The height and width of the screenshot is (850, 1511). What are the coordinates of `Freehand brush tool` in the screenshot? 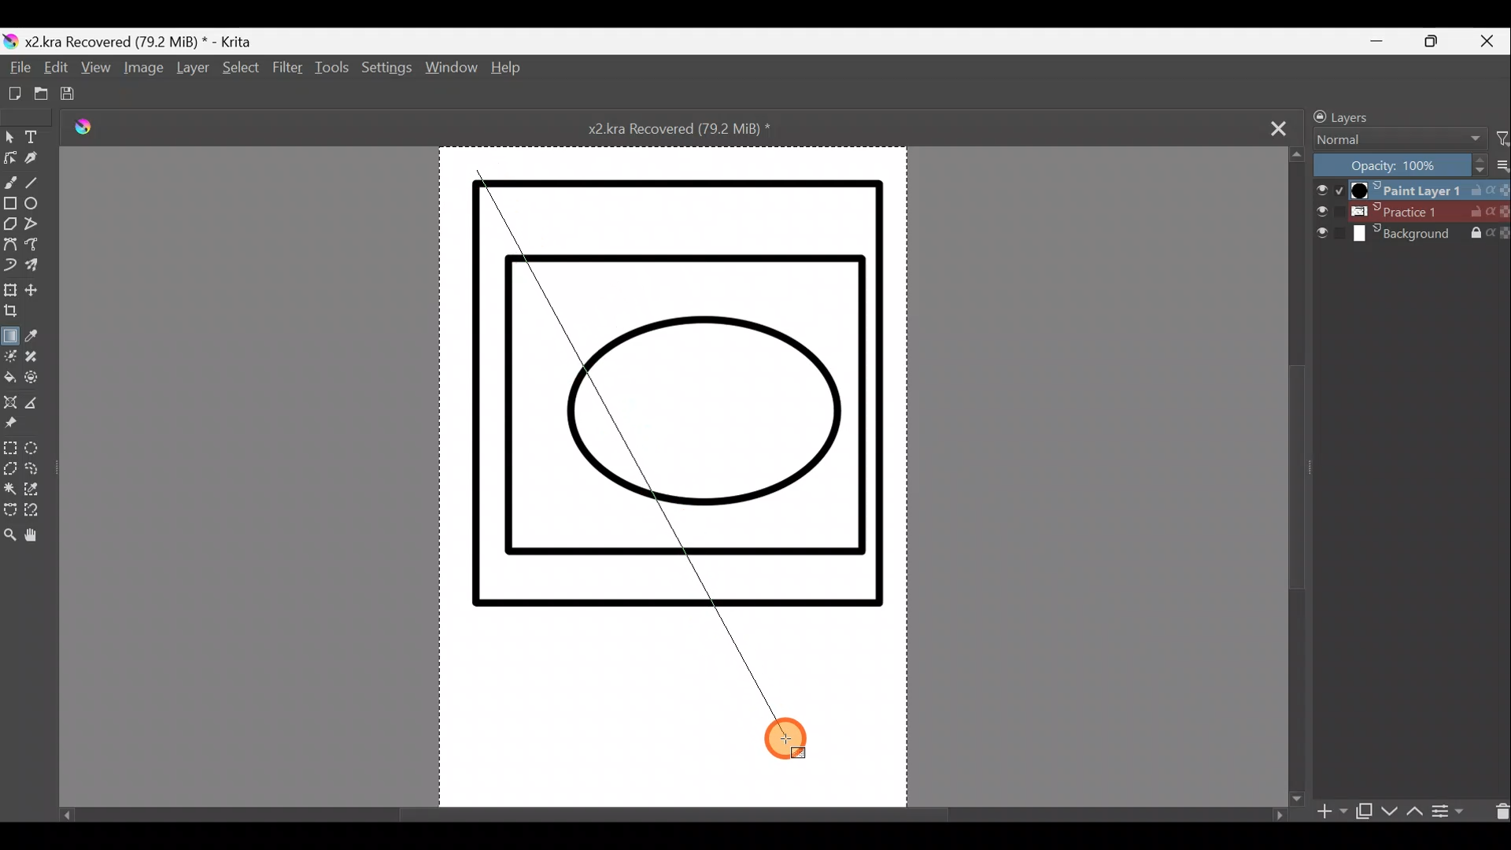 It's located at (10, 182).